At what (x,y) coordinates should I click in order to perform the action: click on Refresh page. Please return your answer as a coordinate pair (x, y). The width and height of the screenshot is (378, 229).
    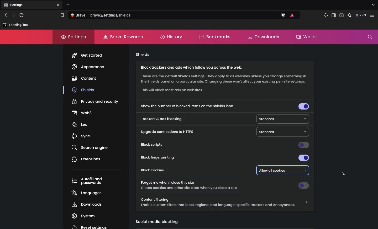
    Looking at the image, I should click on (22, 15).